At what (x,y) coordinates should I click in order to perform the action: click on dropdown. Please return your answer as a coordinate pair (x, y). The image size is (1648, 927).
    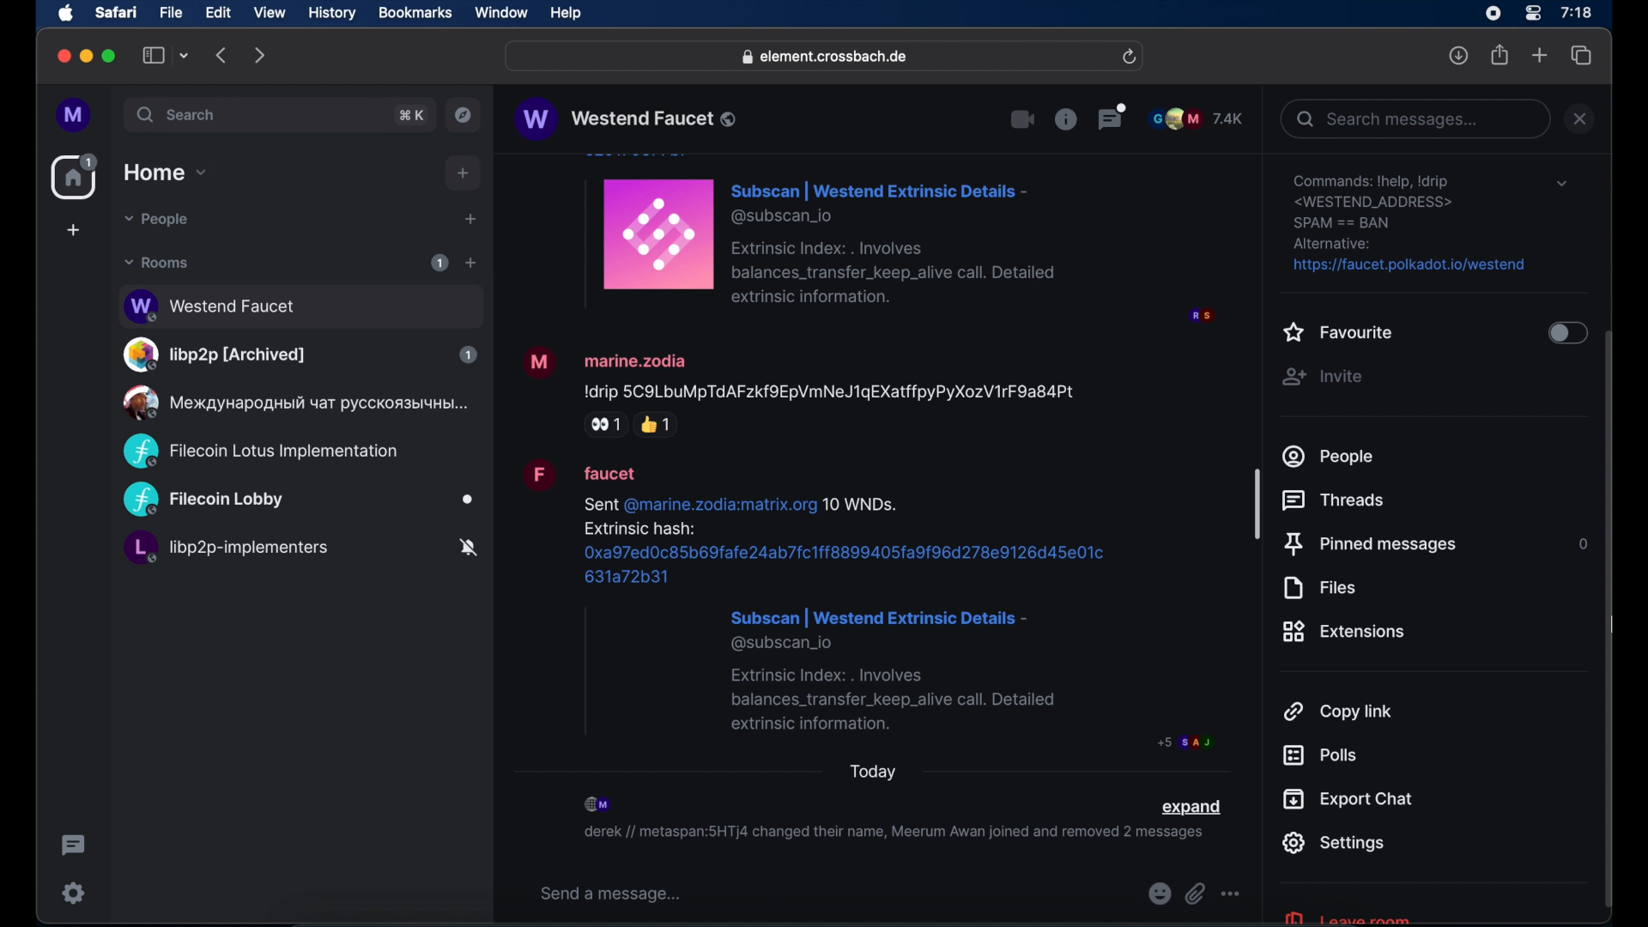
    Looking at the image, I should click on (1561, 184).